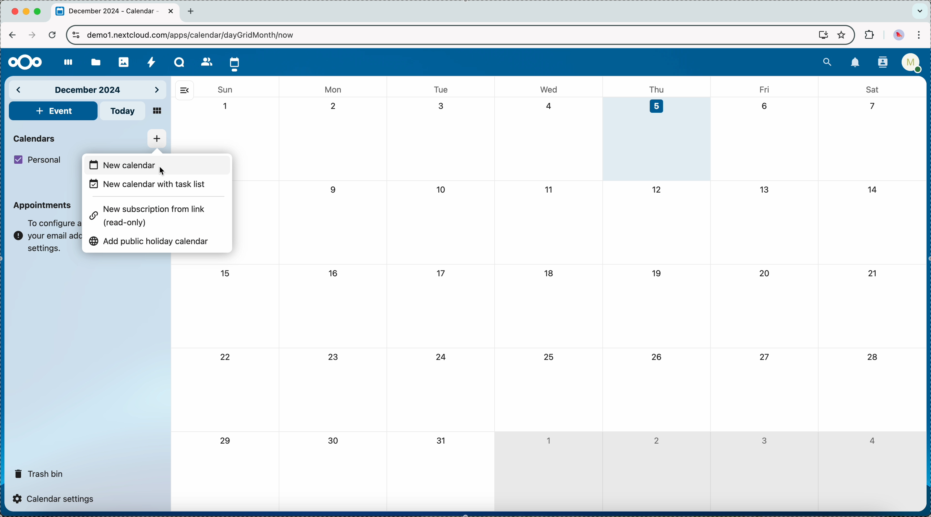 Image resolution: width=931 pixels, height=517 pixels. Describe the element at coordinates (158, 112) in the screenshot. I see `mosaic view` at that location.